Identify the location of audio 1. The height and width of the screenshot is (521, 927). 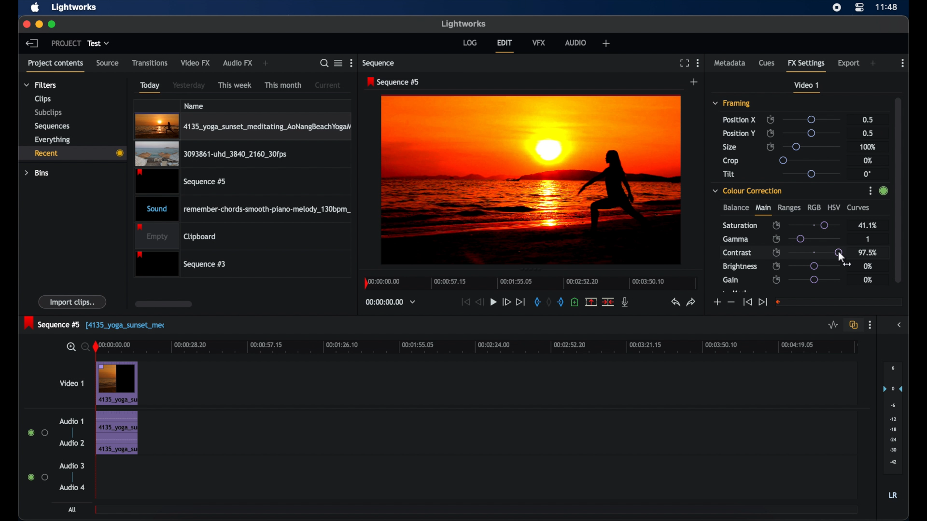
(71, 421).